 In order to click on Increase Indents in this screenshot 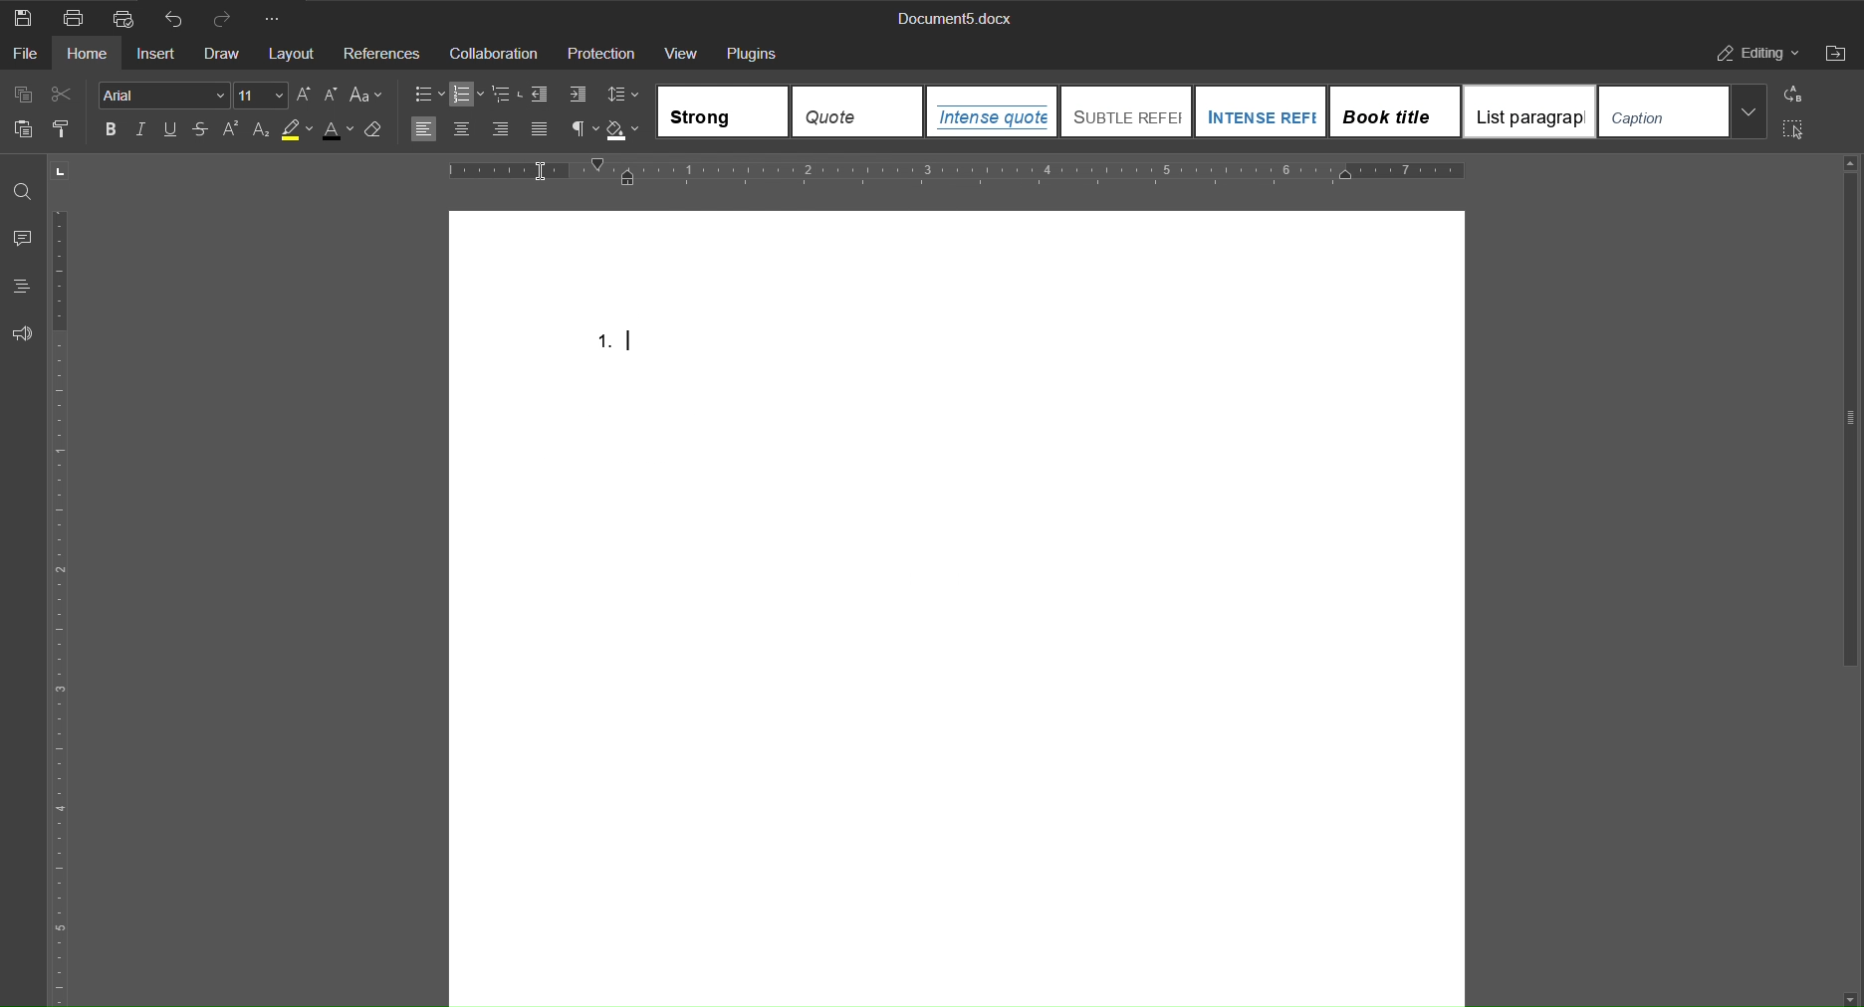, I will do `click(579, 95)`.